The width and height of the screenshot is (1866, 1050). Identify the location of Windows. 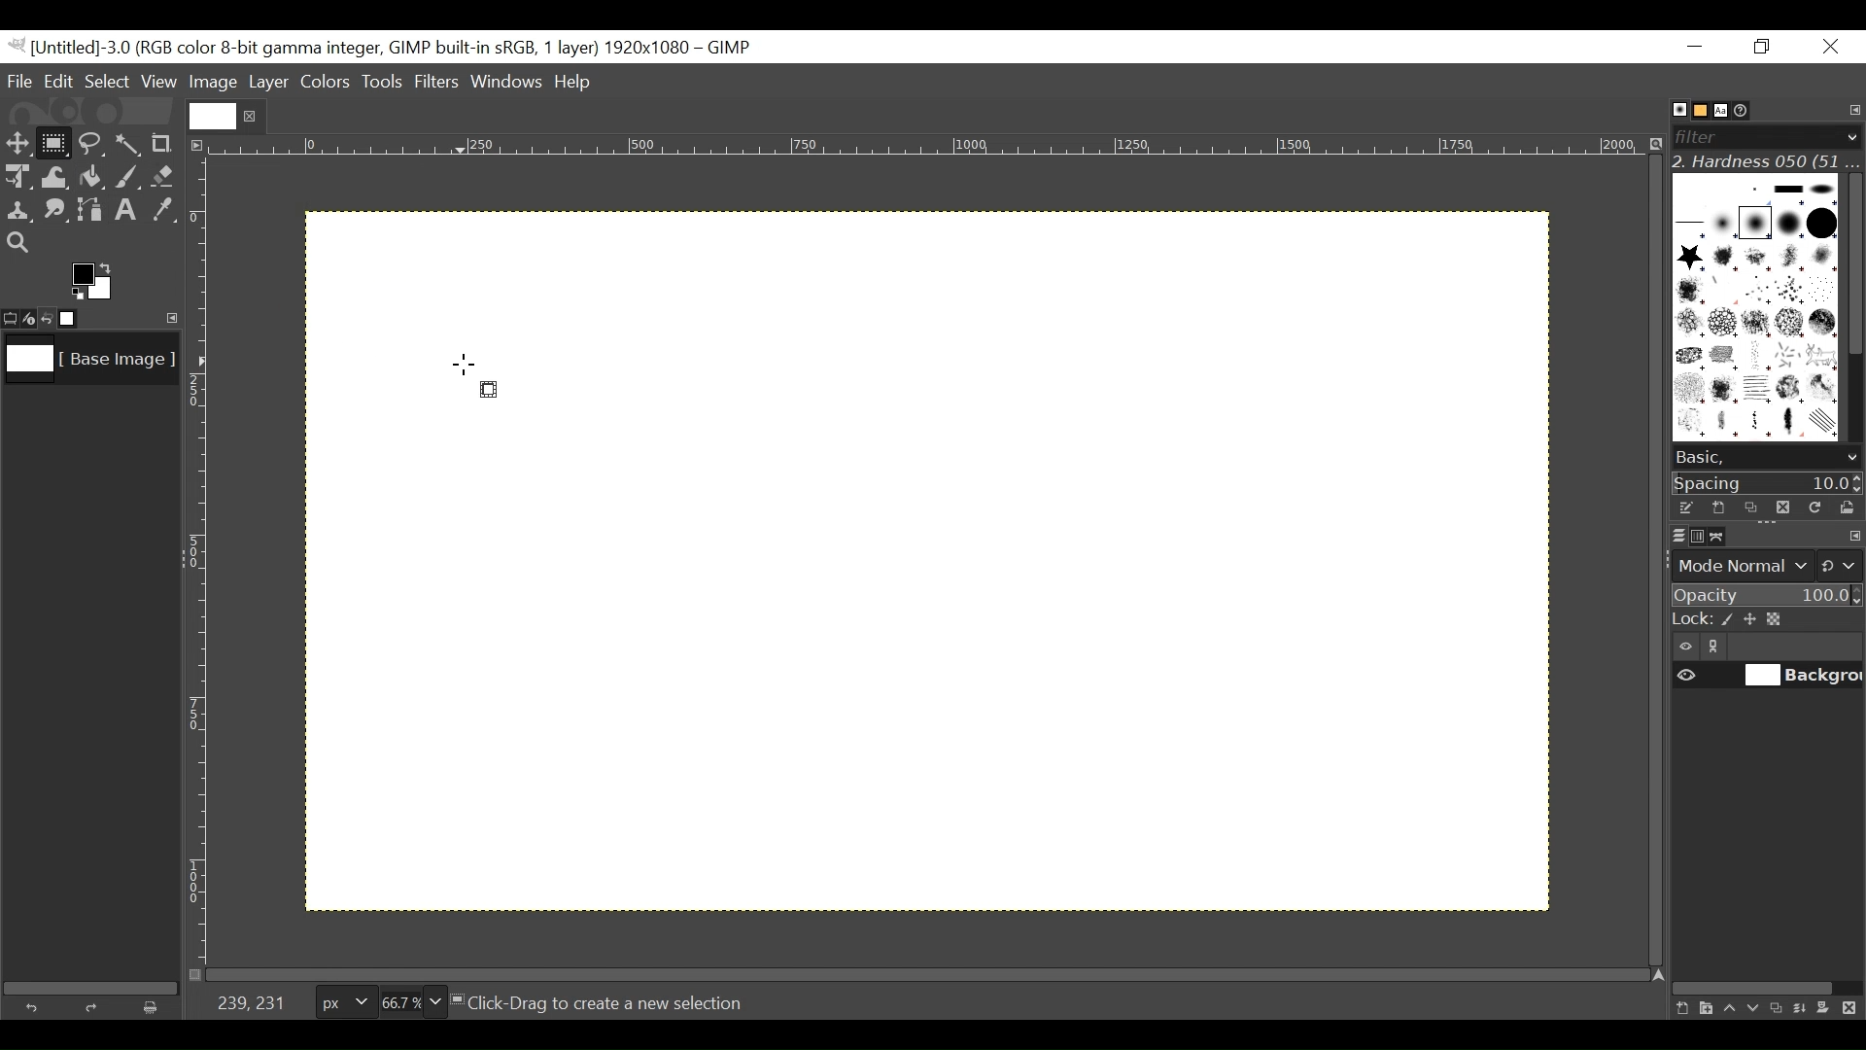
(508, 84).